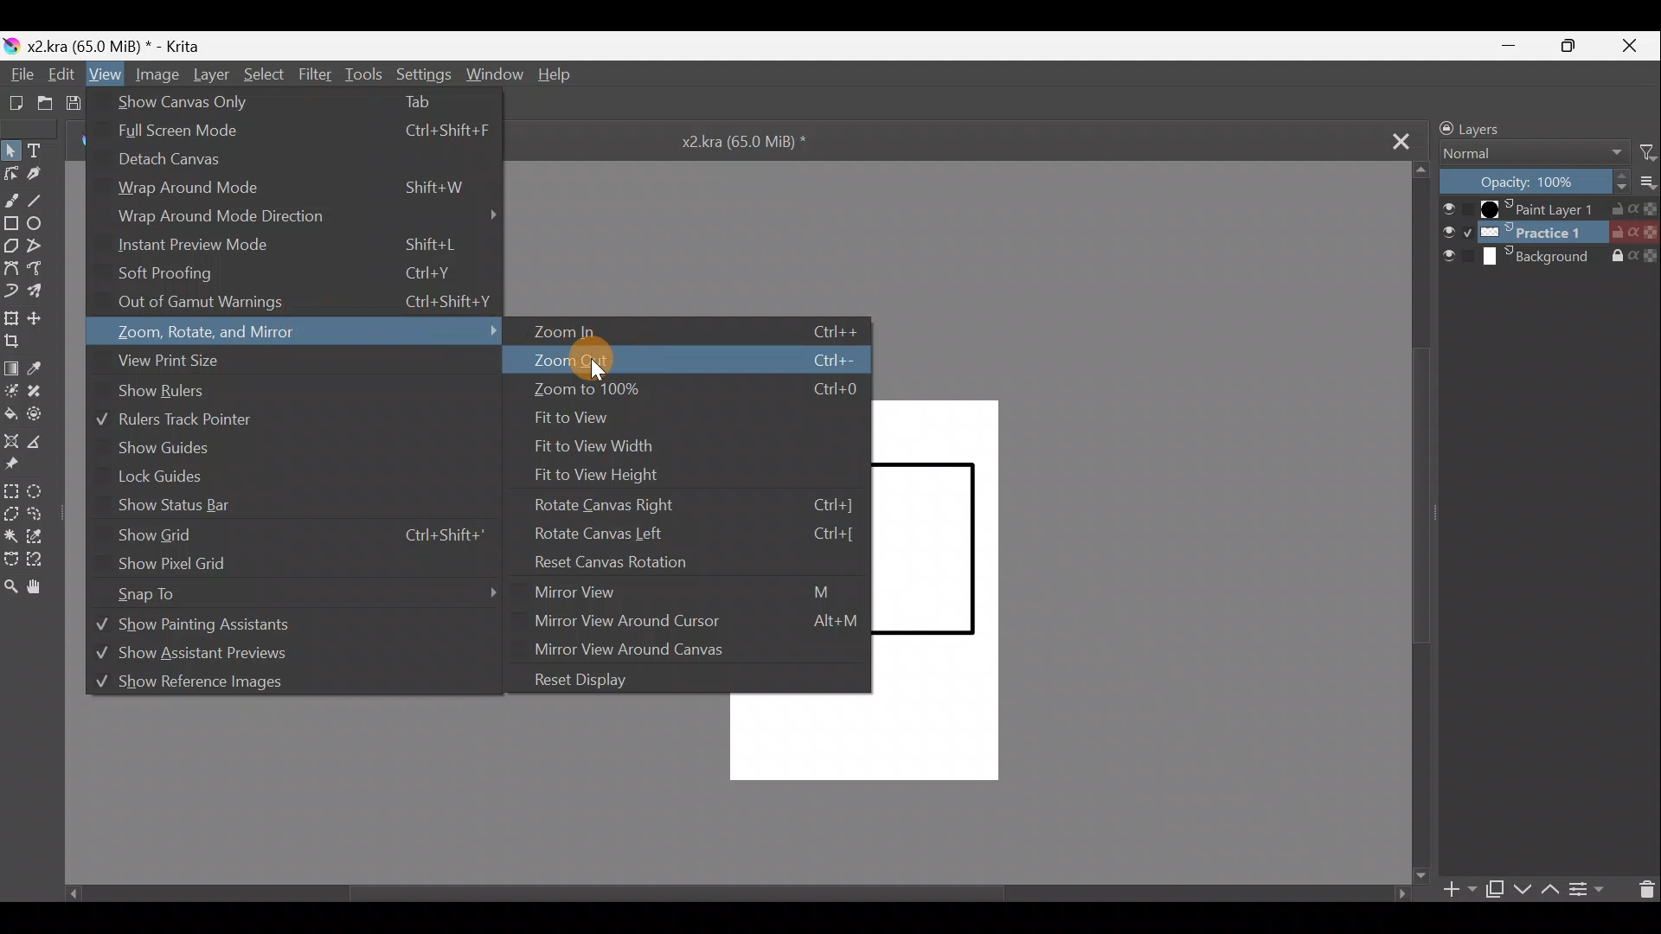 This screenshot has height=934, width=1661. What do you see at coordinates (11, 265) in the screenshot?
I see `Bezier curve tool` at bounding box center [11, 265].